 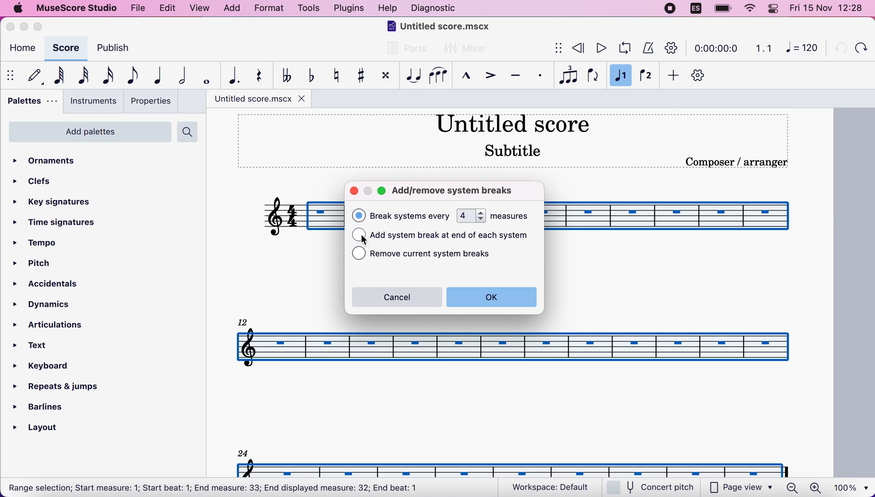 I want to click on text, so click(x=214, y=488).